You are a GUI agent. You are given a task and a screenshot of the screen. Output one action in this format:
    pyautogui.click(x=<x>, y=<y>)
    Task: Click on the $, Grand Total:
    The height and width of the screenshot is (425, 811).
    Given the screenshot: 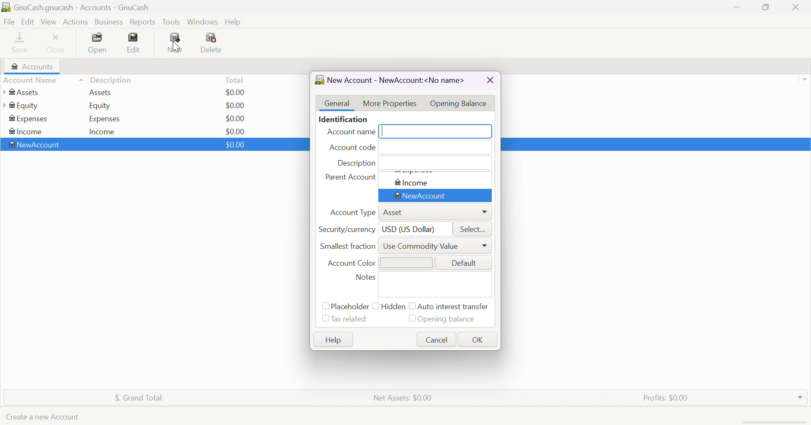 What is the action you would take?
    pyautogui.click(x=139, y=398)
    